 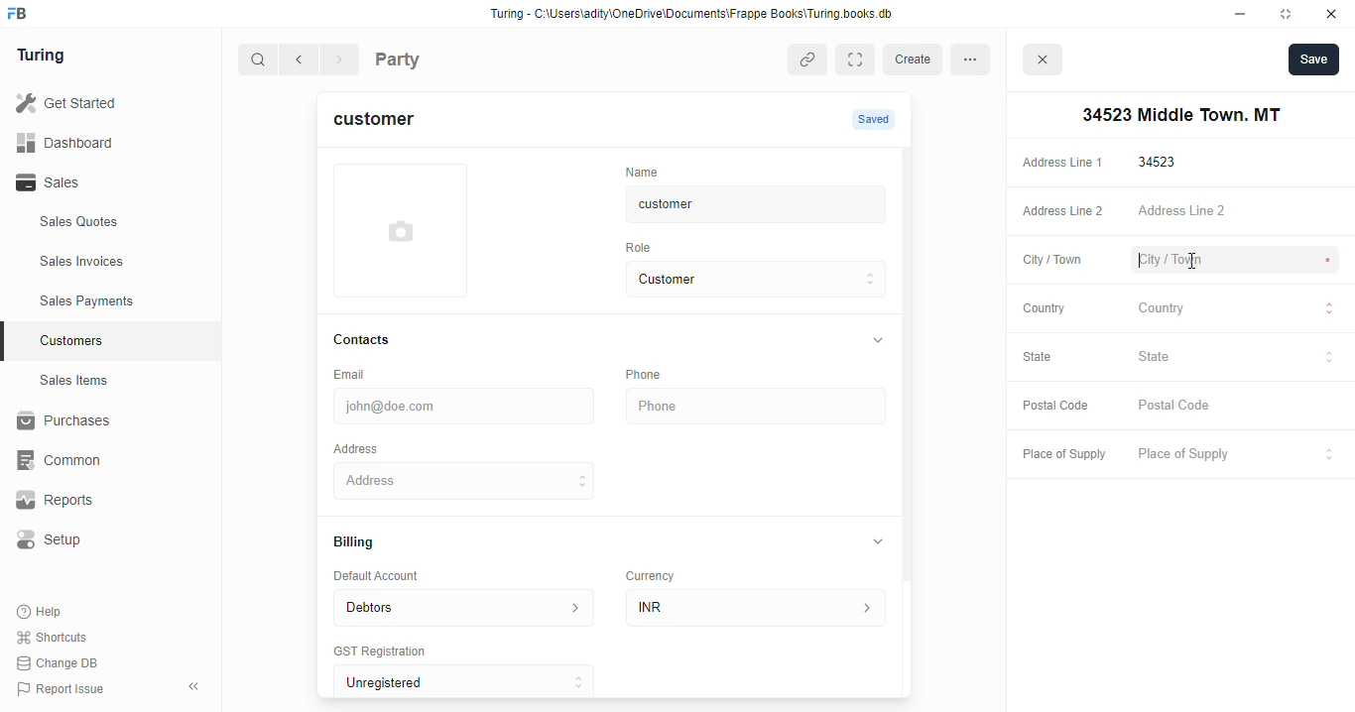 I want to click on ‘Common, so click(x=99, y=460).